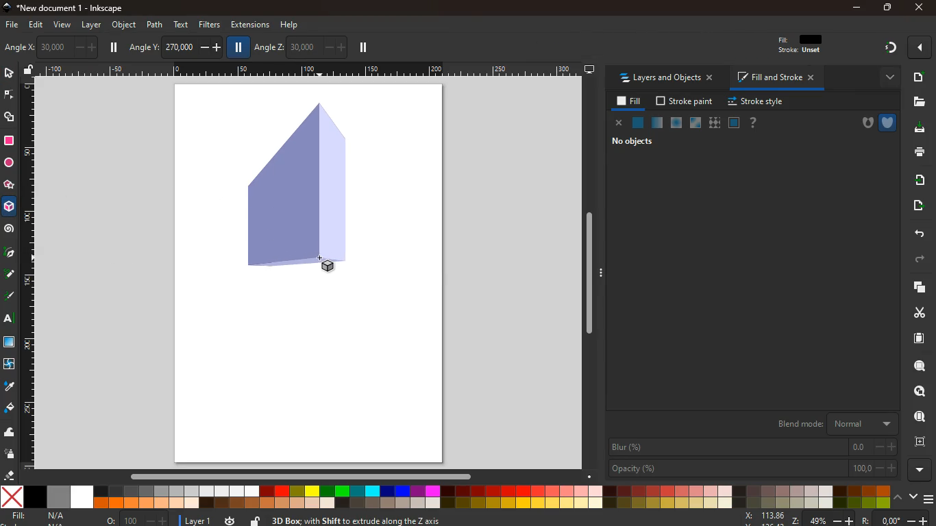  I want to click on new, so click(918, 77).